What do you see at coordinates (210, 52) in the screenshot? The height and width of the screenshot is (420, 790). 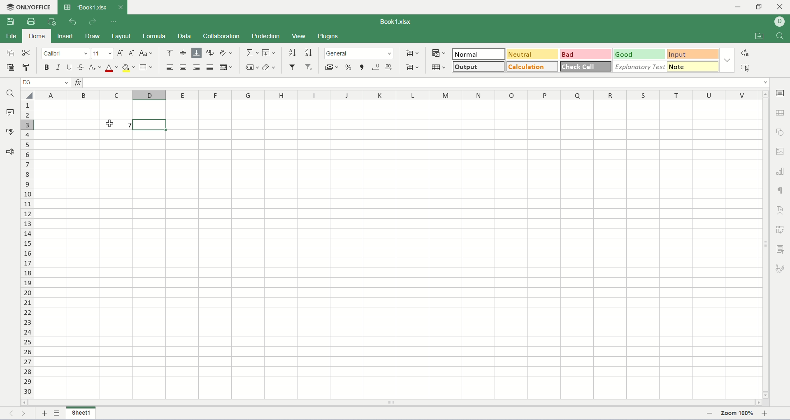 I see `wrap text` at bounding box center [210, 52].